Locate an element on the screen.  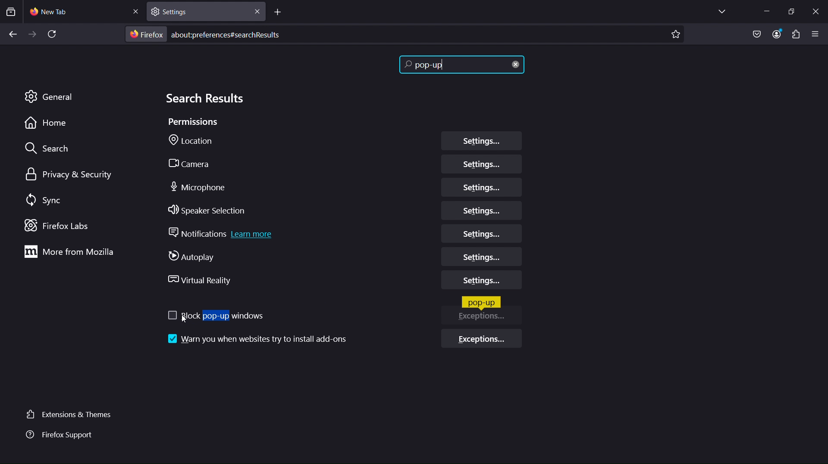
New Tab is located at coordinates (85, 12).